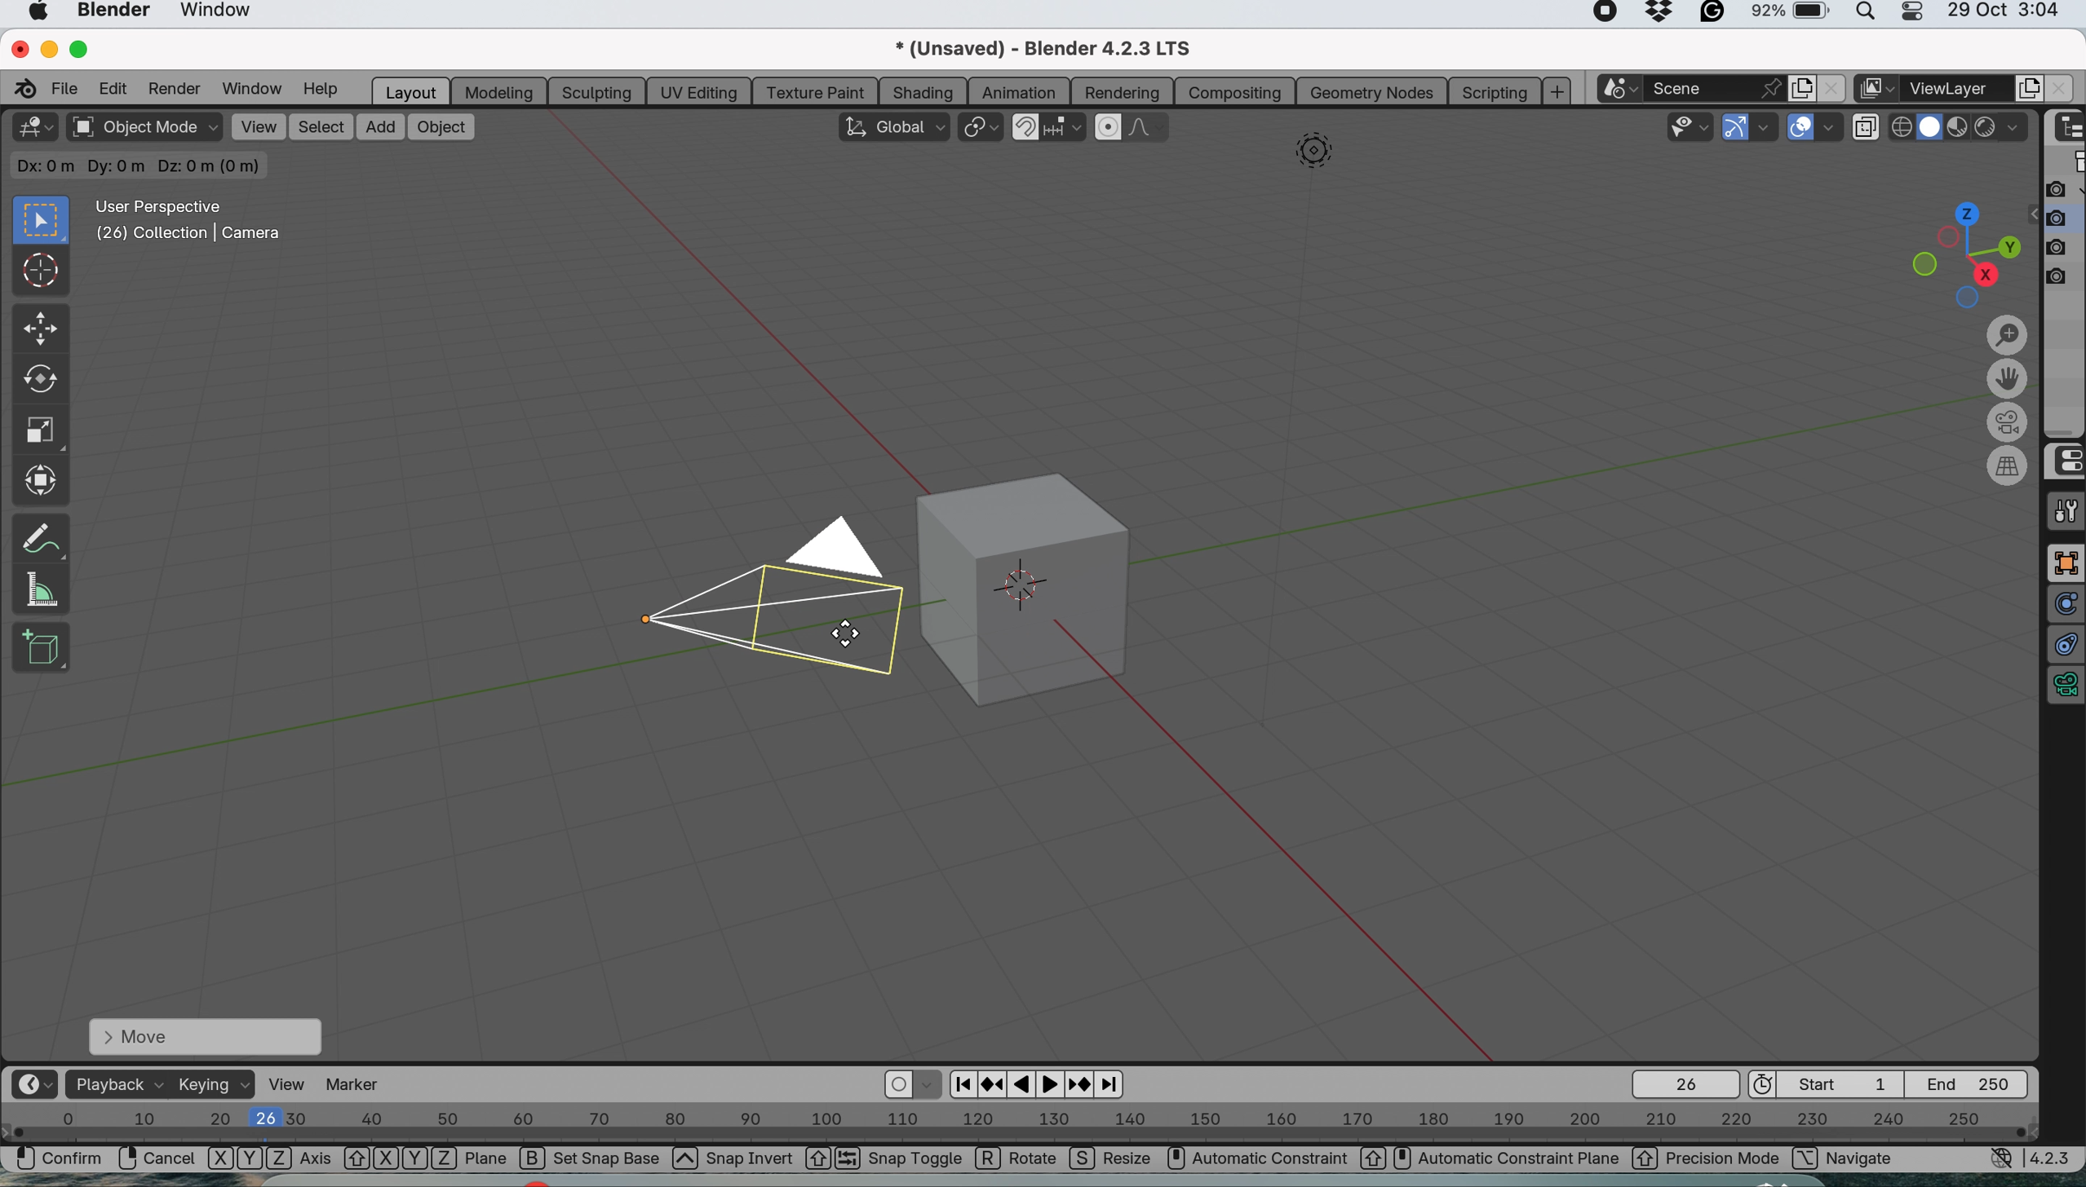  I want to click on physics, so click(2065, 604).